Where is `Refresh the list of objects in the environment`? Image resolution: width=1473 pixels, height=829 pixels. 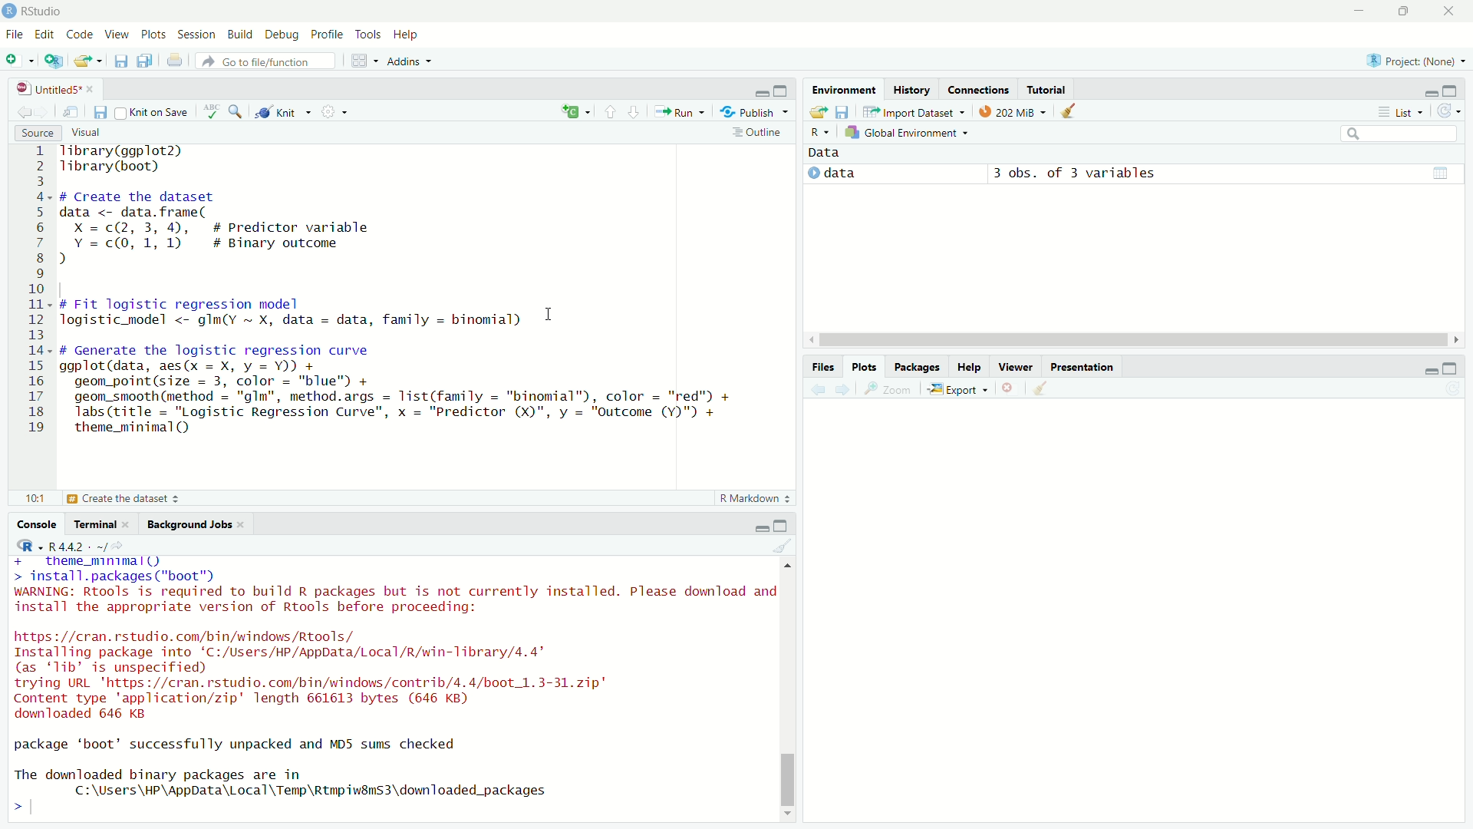
Refresh the list of objects in the environment is located at coordinates (1448, 111).